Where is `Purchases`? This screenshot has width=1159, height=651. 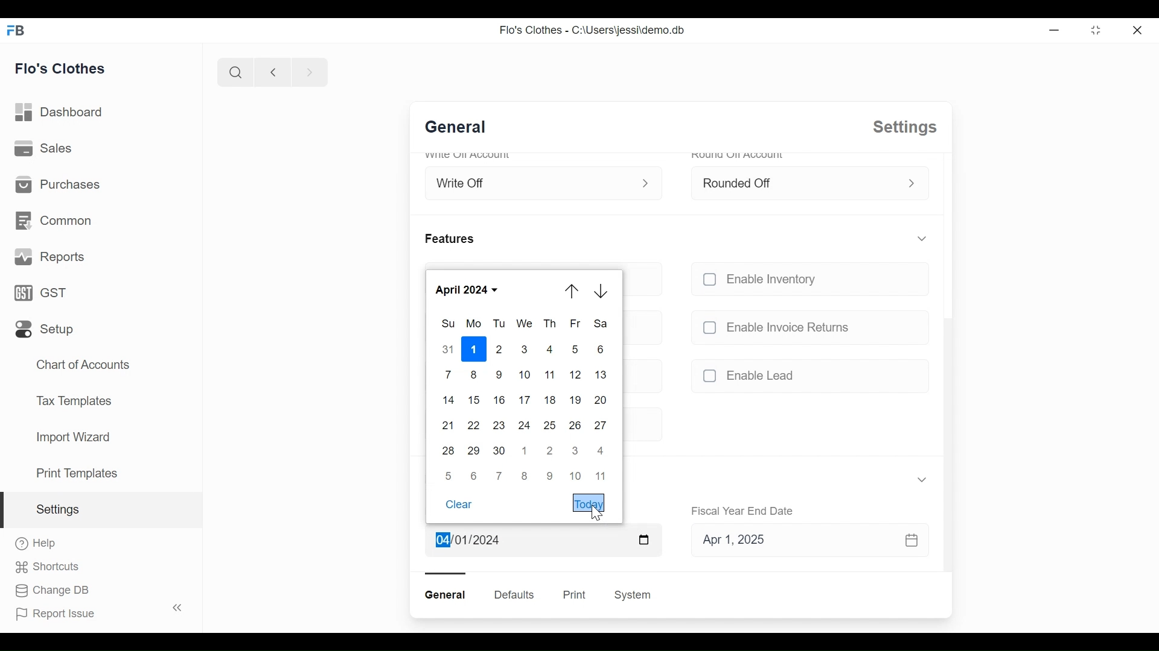
Purchases is located at coordinates (56, 185).